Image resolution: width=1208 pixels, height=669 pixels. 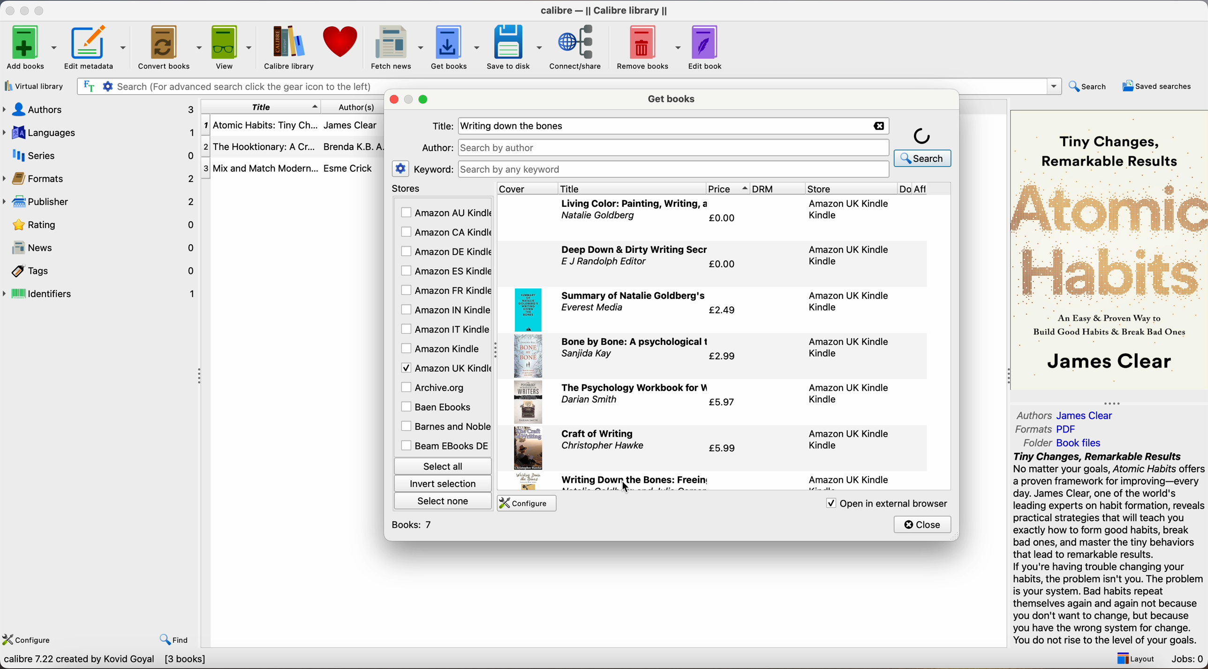 What do you see at coordinates (285, 47) in the screenshot?
I see `calibre library` at bounding box center [285, 47].